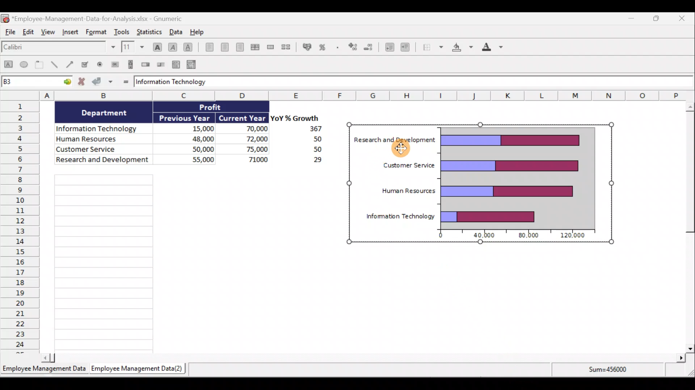 This screenshot has width=695, height=390. I want to click on View, so click(48, 32).